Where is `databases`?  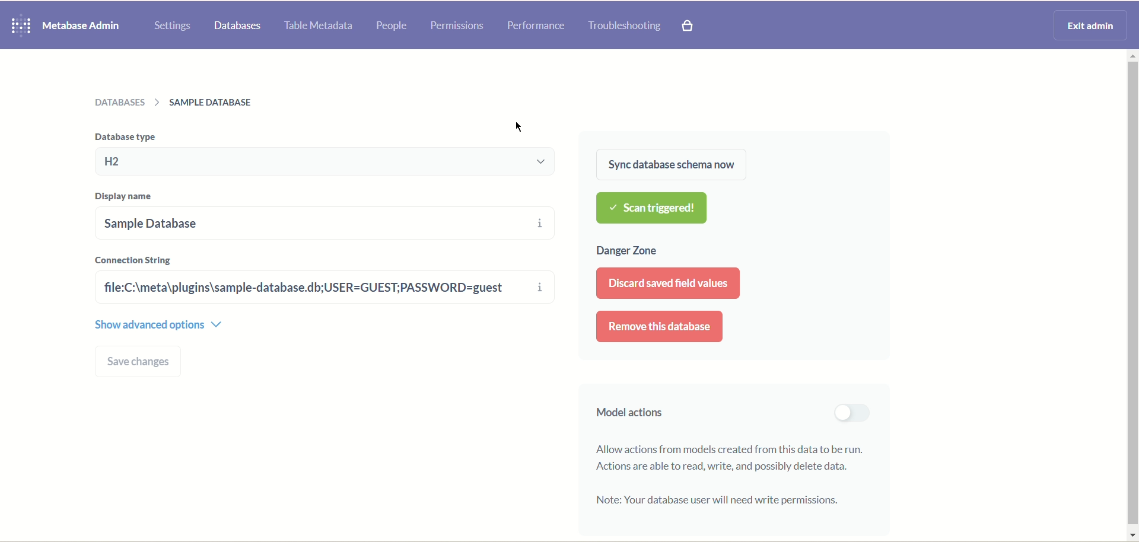 databases is located at coordinates (238, 27).